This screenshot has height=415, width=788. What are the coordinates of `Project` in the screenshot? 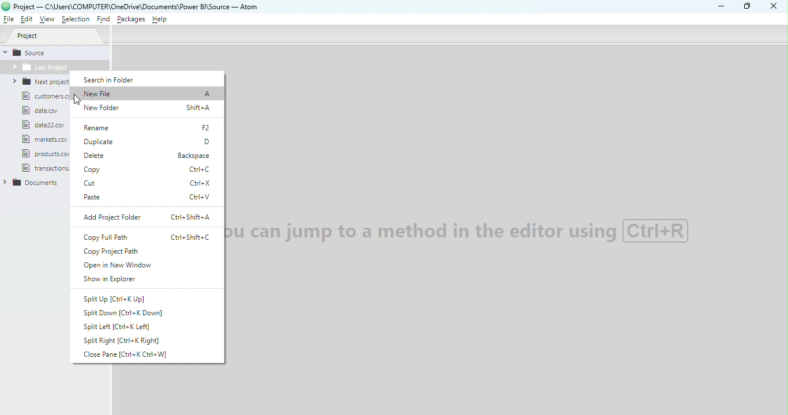 It's located at (54, 36).